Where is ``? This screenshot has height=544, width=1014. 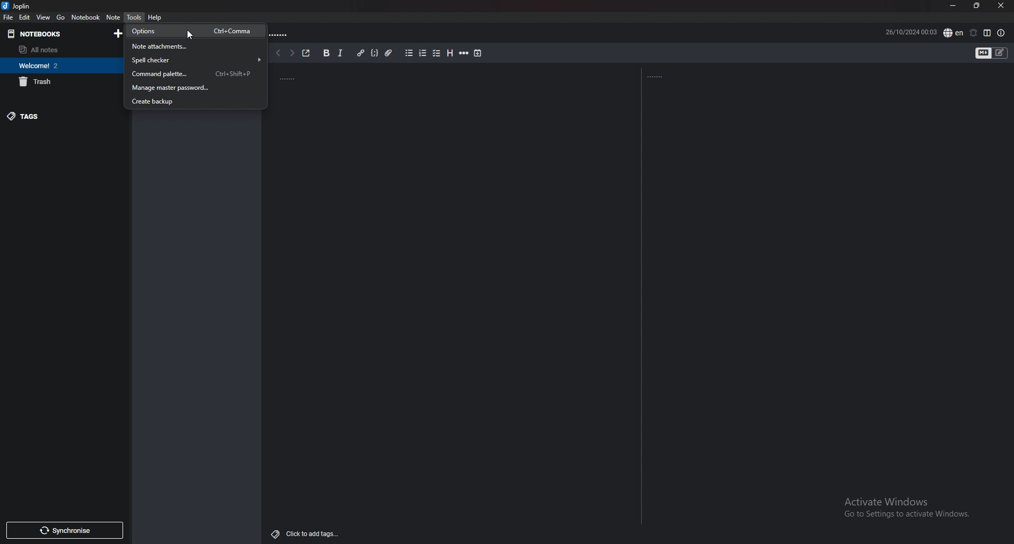
 is located at coordinates (191, 36).